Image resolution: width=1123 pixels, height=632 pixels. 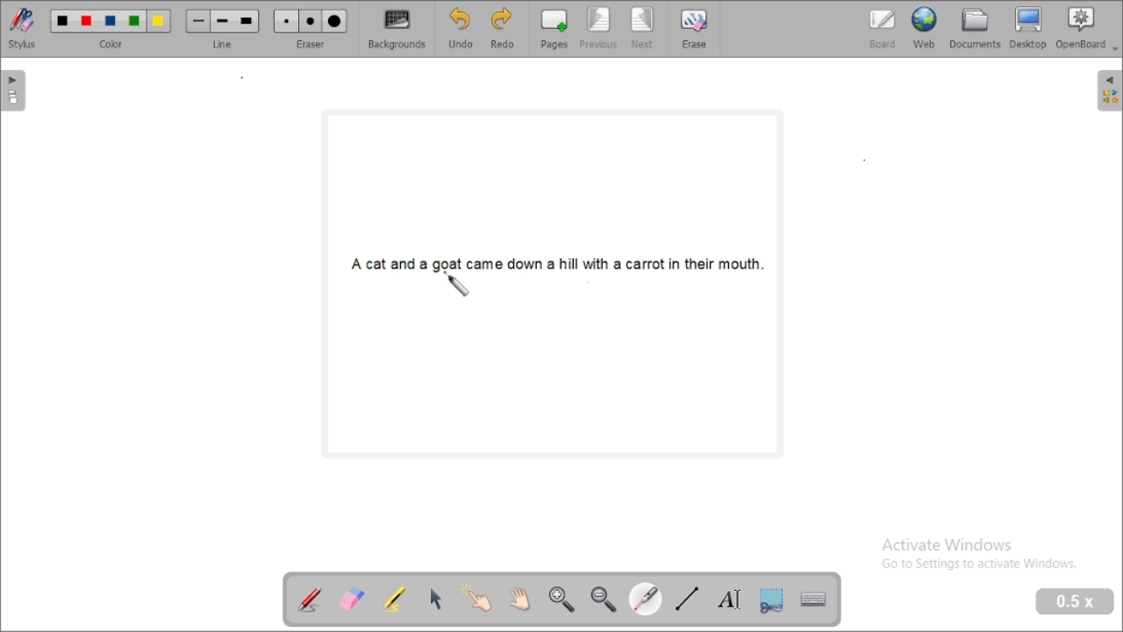 What do you see at coordinates (395, 598) in the screenshot?
I see `highlight` at bounding box center [395, 598].